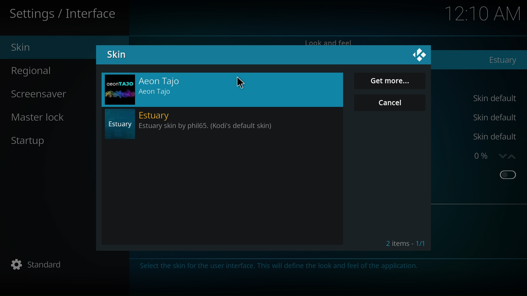 This screenshot has width=527, height=296. What do you see at coordinates (495, 99) in the screenshot?
I see `Skin default` at bounding box center [495, 99].